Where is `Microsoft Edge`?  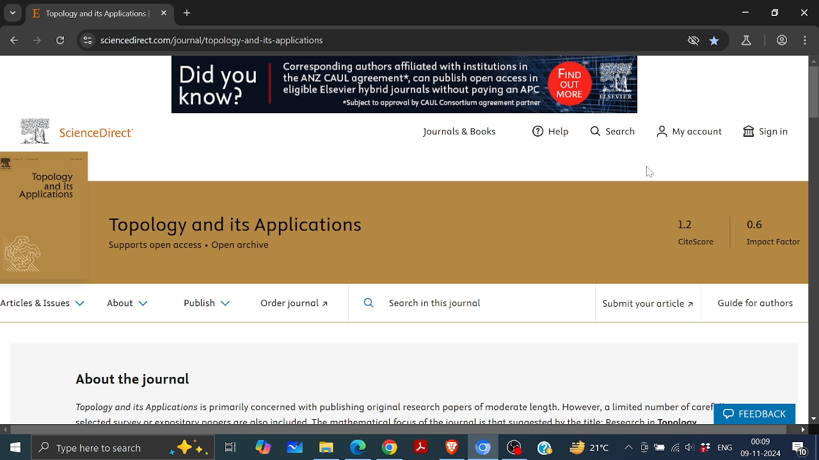
Microsoft Edge is located at coordinates (358, 447).